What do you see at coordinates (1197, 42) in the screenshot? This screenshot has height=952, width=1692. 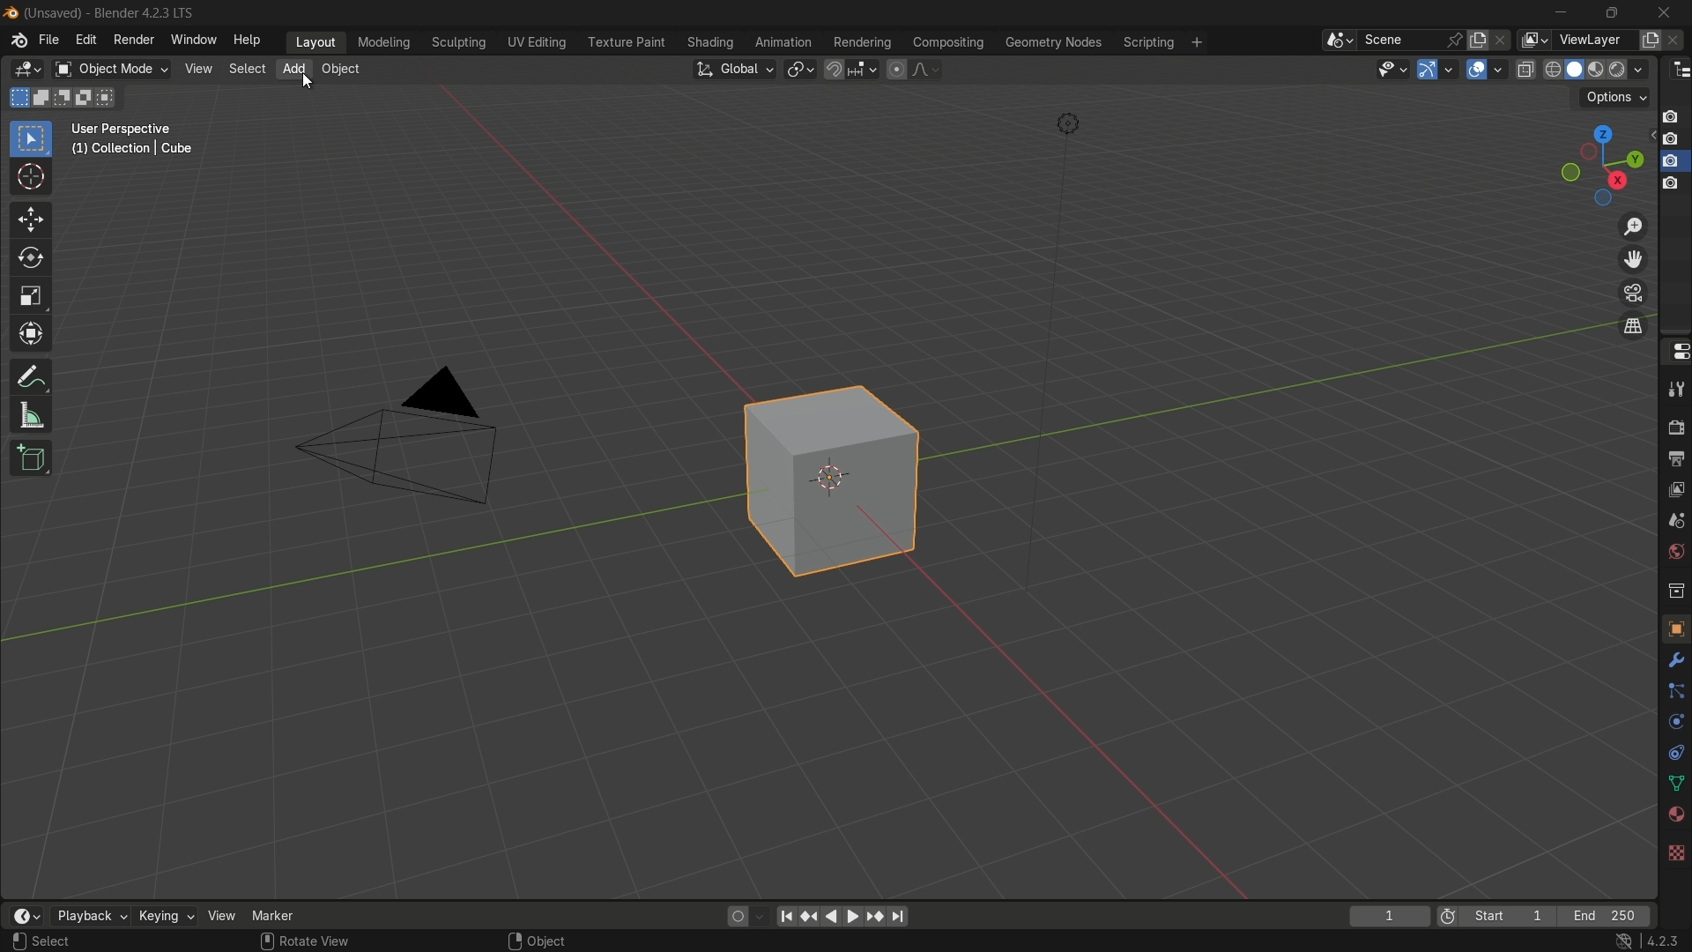 I see `add workplace` at bounding box center [1197, 42].